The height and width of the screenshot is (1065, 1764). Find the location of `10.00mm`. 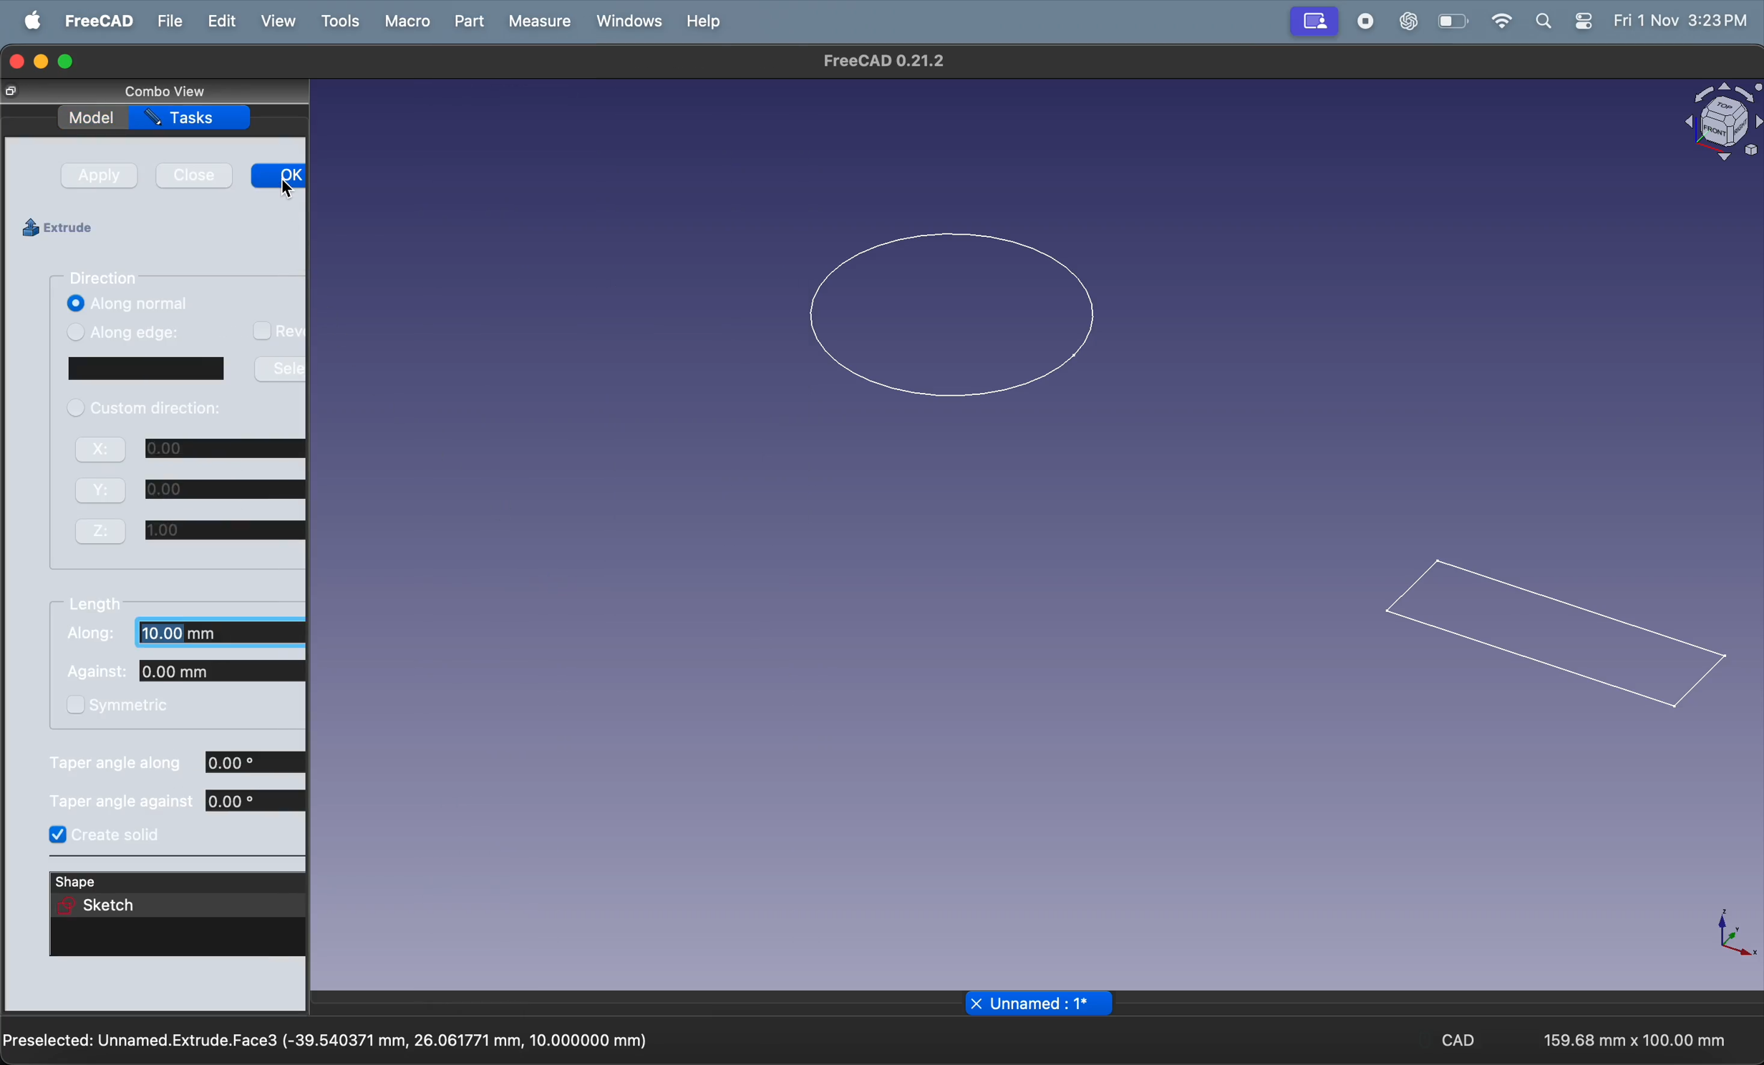

10.00mm is located at coordinates (222, 631).